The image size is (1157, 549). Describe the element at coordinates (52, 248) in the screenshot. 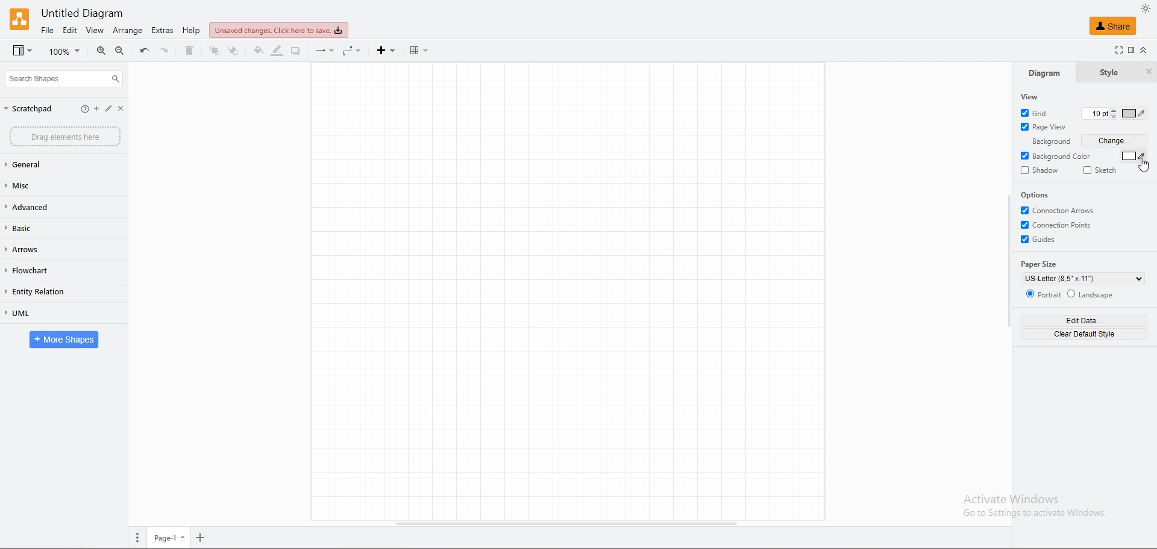

I see `arrows` at that location.